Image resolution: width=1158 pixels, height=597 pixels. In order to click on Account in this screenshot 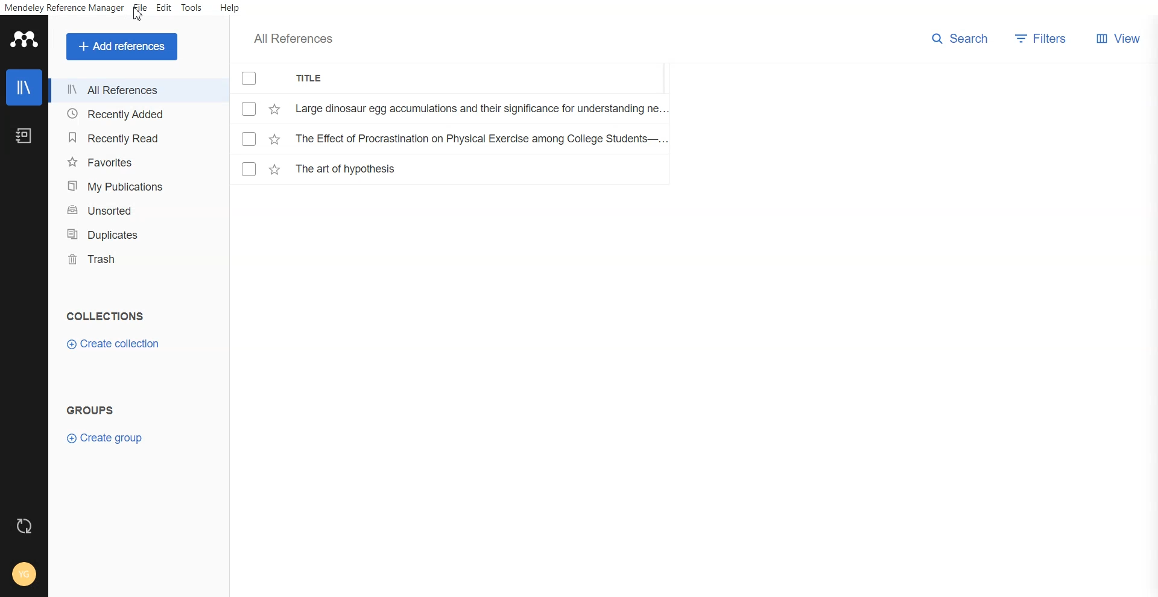, I will do `click(24, 574)`.